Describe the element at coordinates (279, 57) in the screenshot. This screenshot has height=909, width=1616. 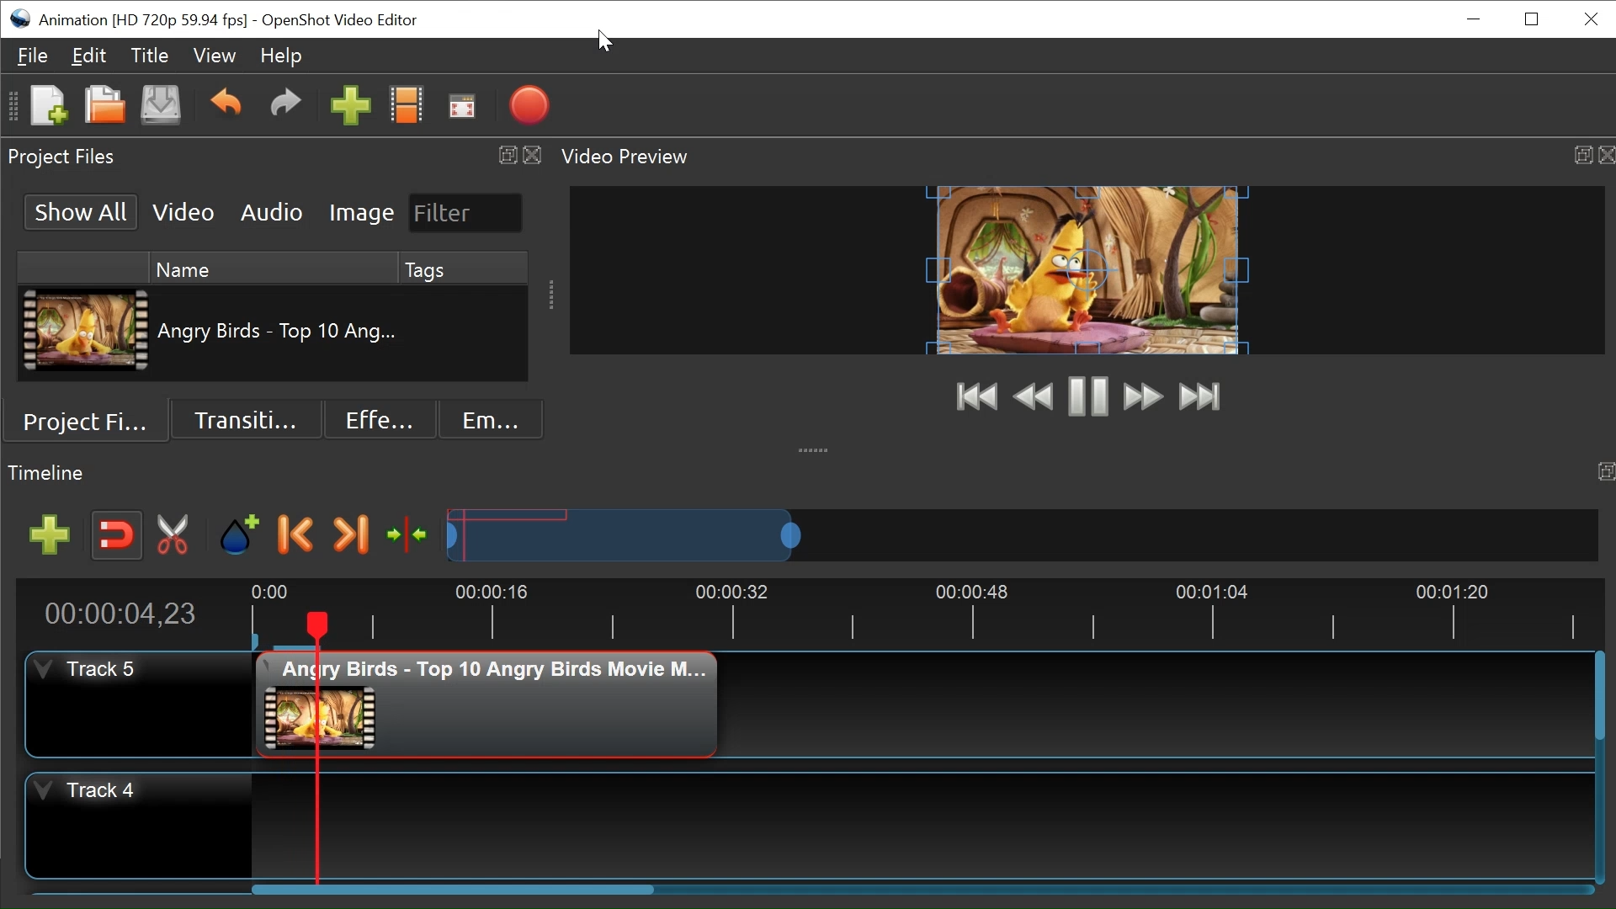
I see `Help` at that location.